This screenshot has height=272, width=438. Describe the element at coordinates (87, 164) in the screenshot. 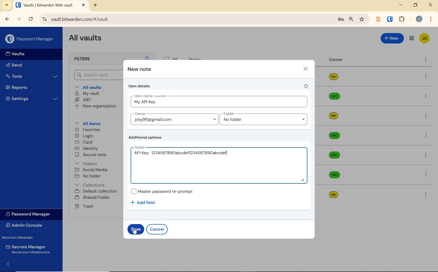

I see `folders` at that location.